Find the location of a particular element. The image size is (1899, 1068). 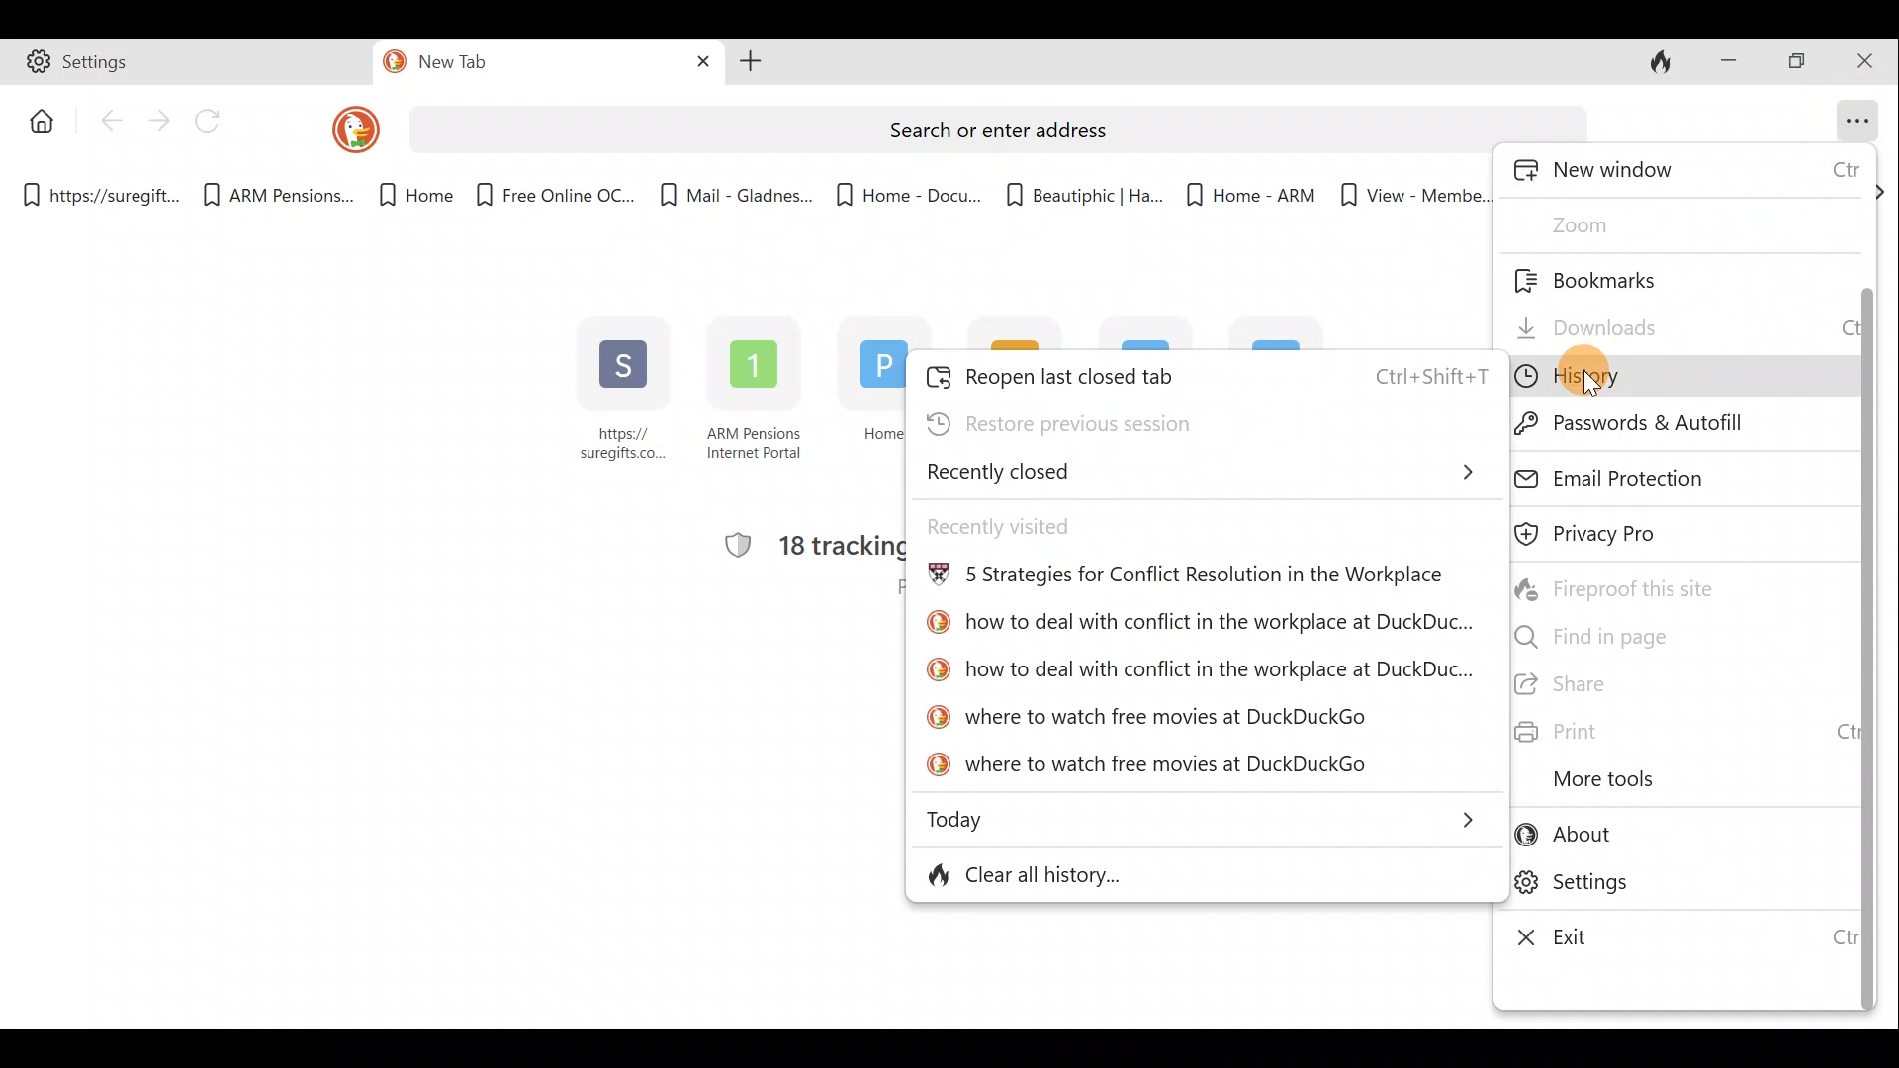

Clear all history is located at coordinates (1115, 873).